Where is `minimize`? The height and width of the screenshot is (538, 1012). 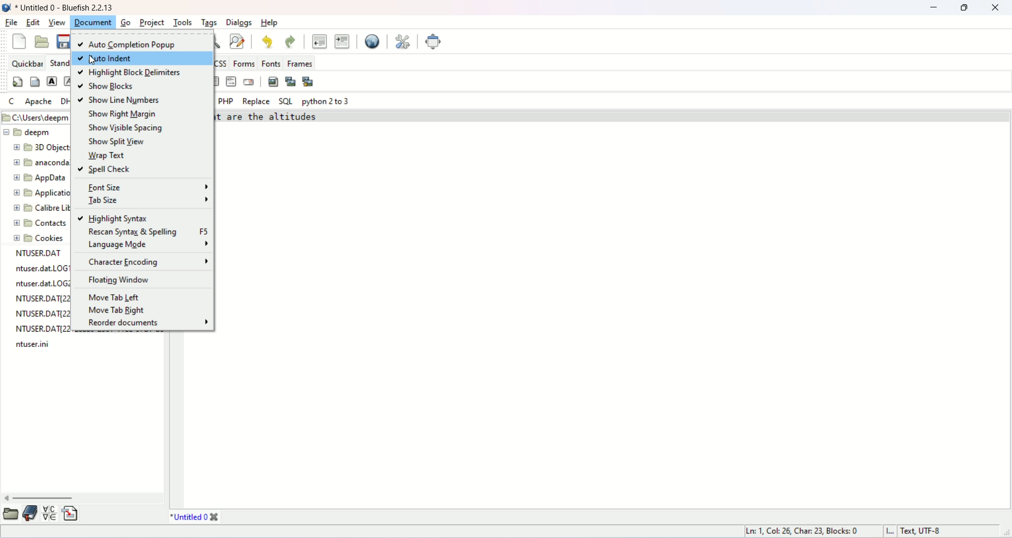 minimize is located at coordinates (933, 9).